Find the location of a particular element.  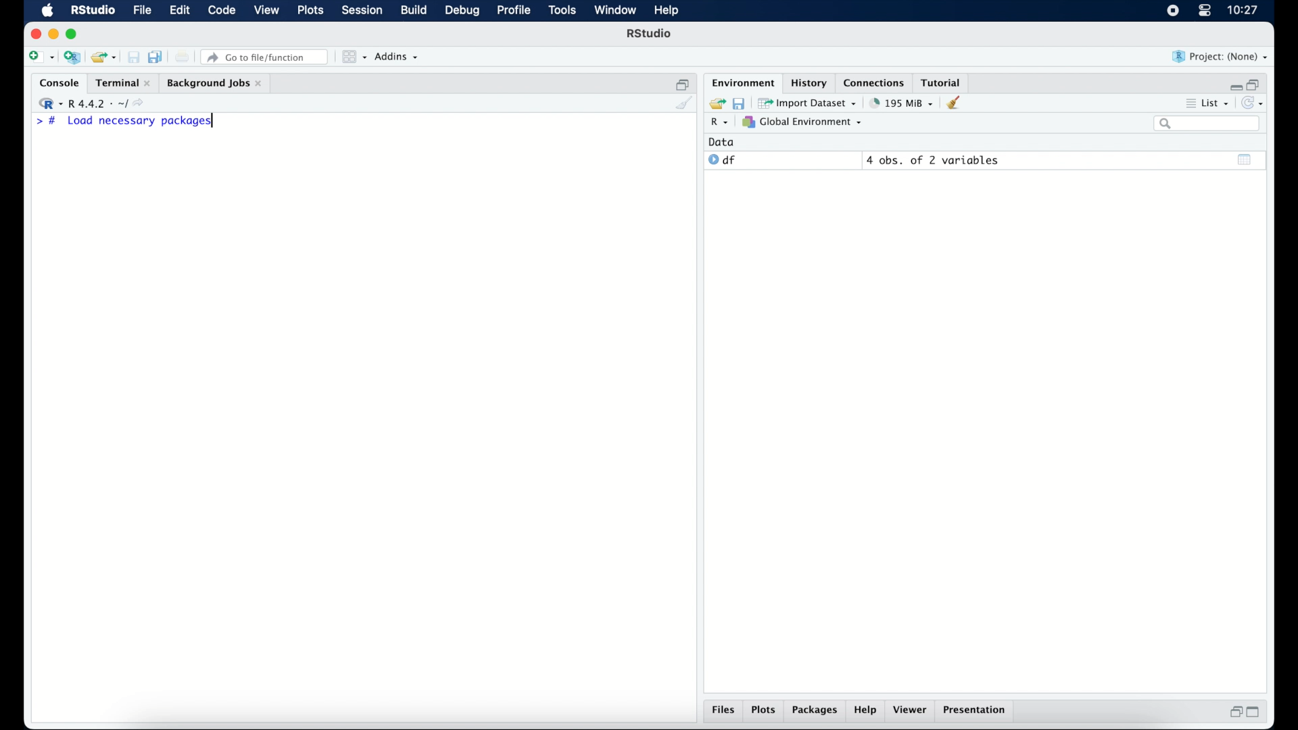

R is located at coordinates (717, 124).